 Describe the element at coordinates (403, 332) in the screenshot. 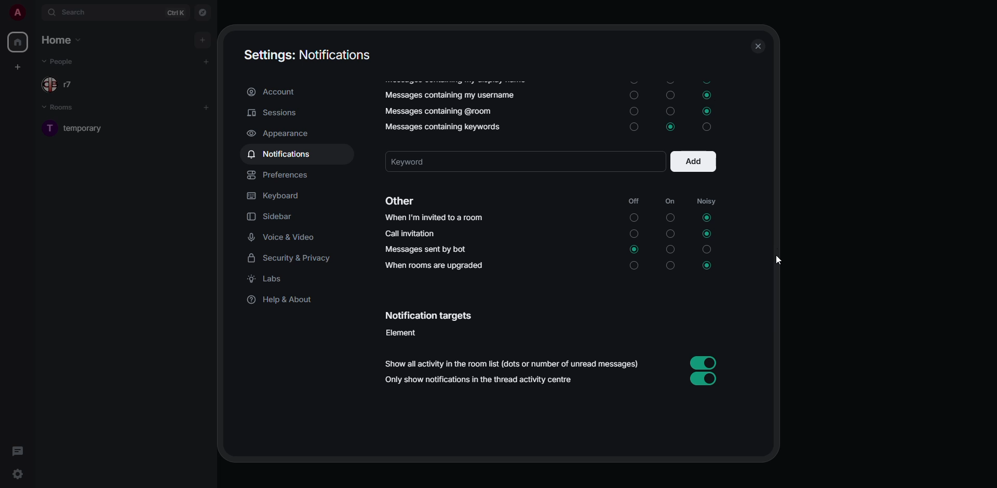

I see `element` at that location.